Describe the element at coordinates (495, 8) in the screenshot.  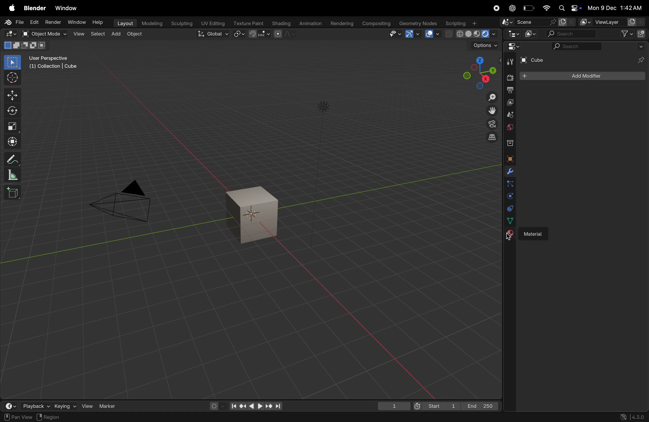
I see `record` at that location.